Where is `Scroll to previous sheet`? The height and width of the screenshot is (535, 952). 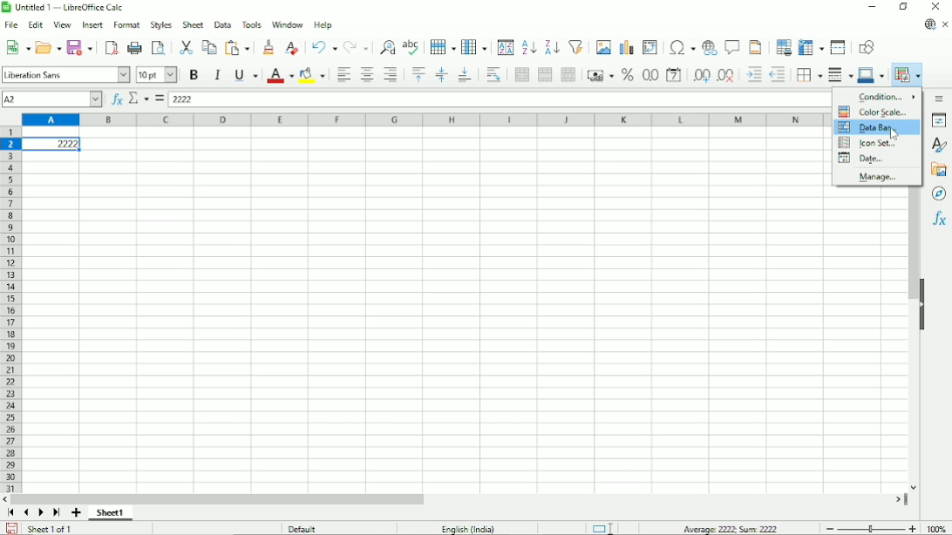 Scroll to previous sheet is located at coordinates (27, 513).